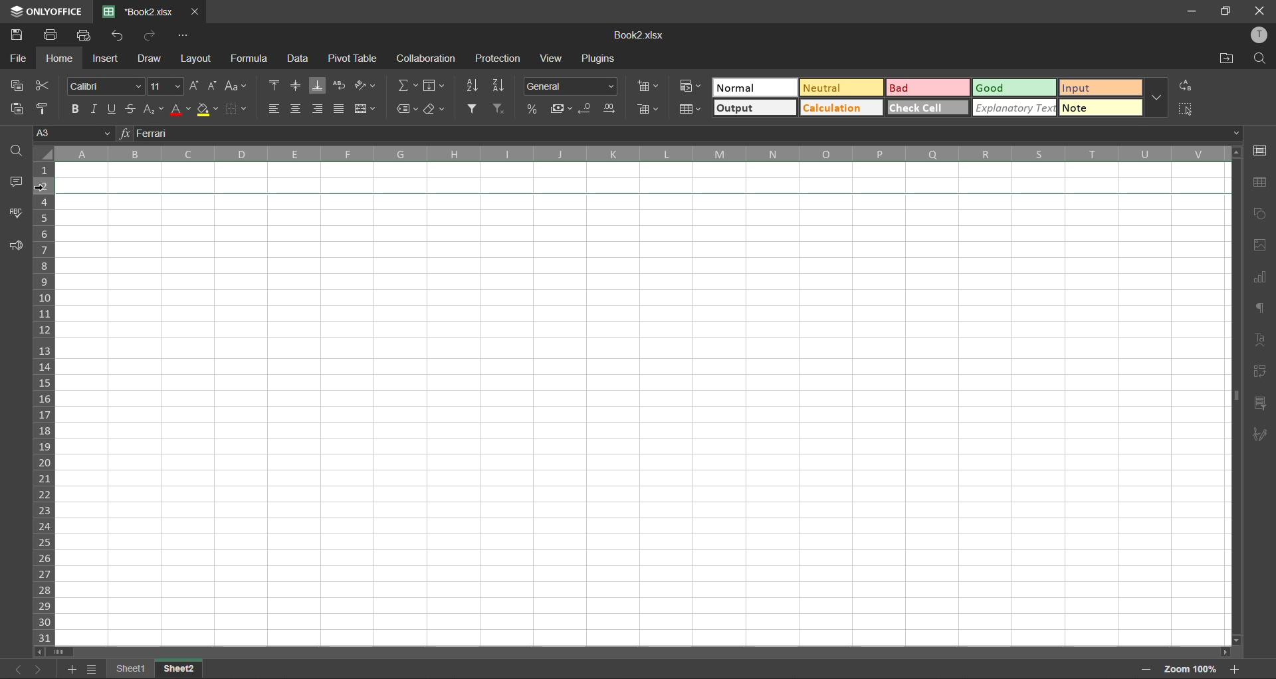 The image size is (1276, 679). I want to click on filter, so click(475, 109).